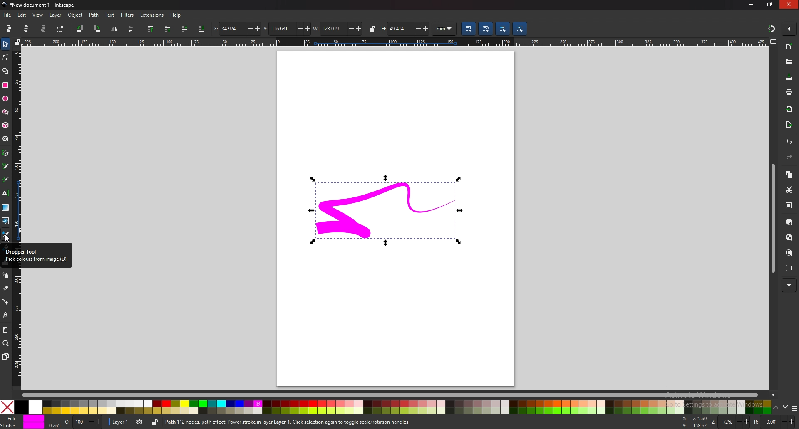 Image resolution: width=799 pixels, height=429 pixels. What do you see at coordinates (393, 42) in the screenshot?
I see `horizontal scale` at bounding box center [393, 42].